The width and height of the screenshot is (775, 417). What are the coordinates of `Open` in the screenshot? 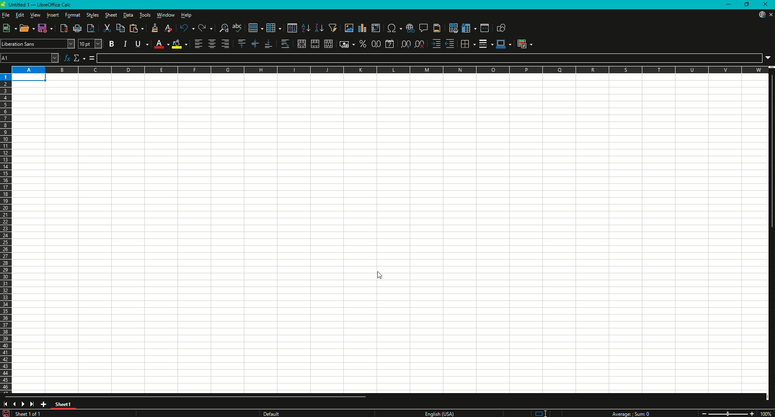 It's located at (27, 28).